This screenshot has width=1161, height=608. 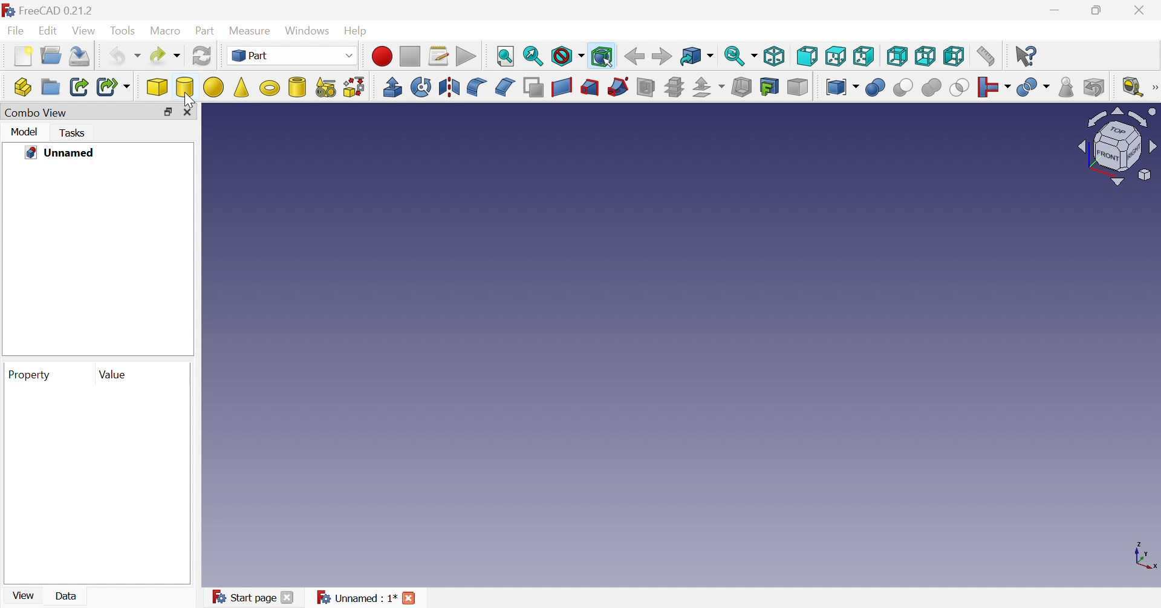 What do you see at coordinates (26, 133) in the screenshot?
I see `Model` at bounding box center [26, 133].